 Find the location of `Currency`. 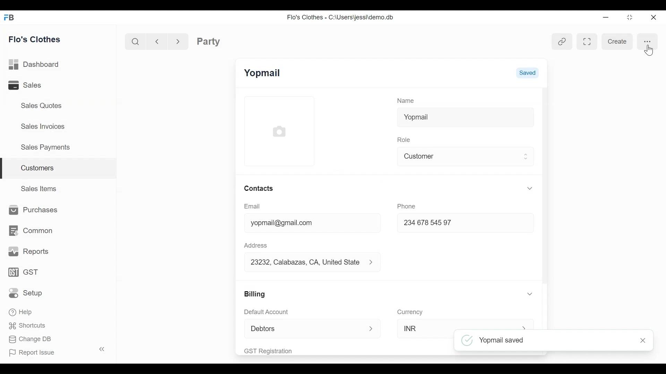

Currency is located at coordinates (411, 312).